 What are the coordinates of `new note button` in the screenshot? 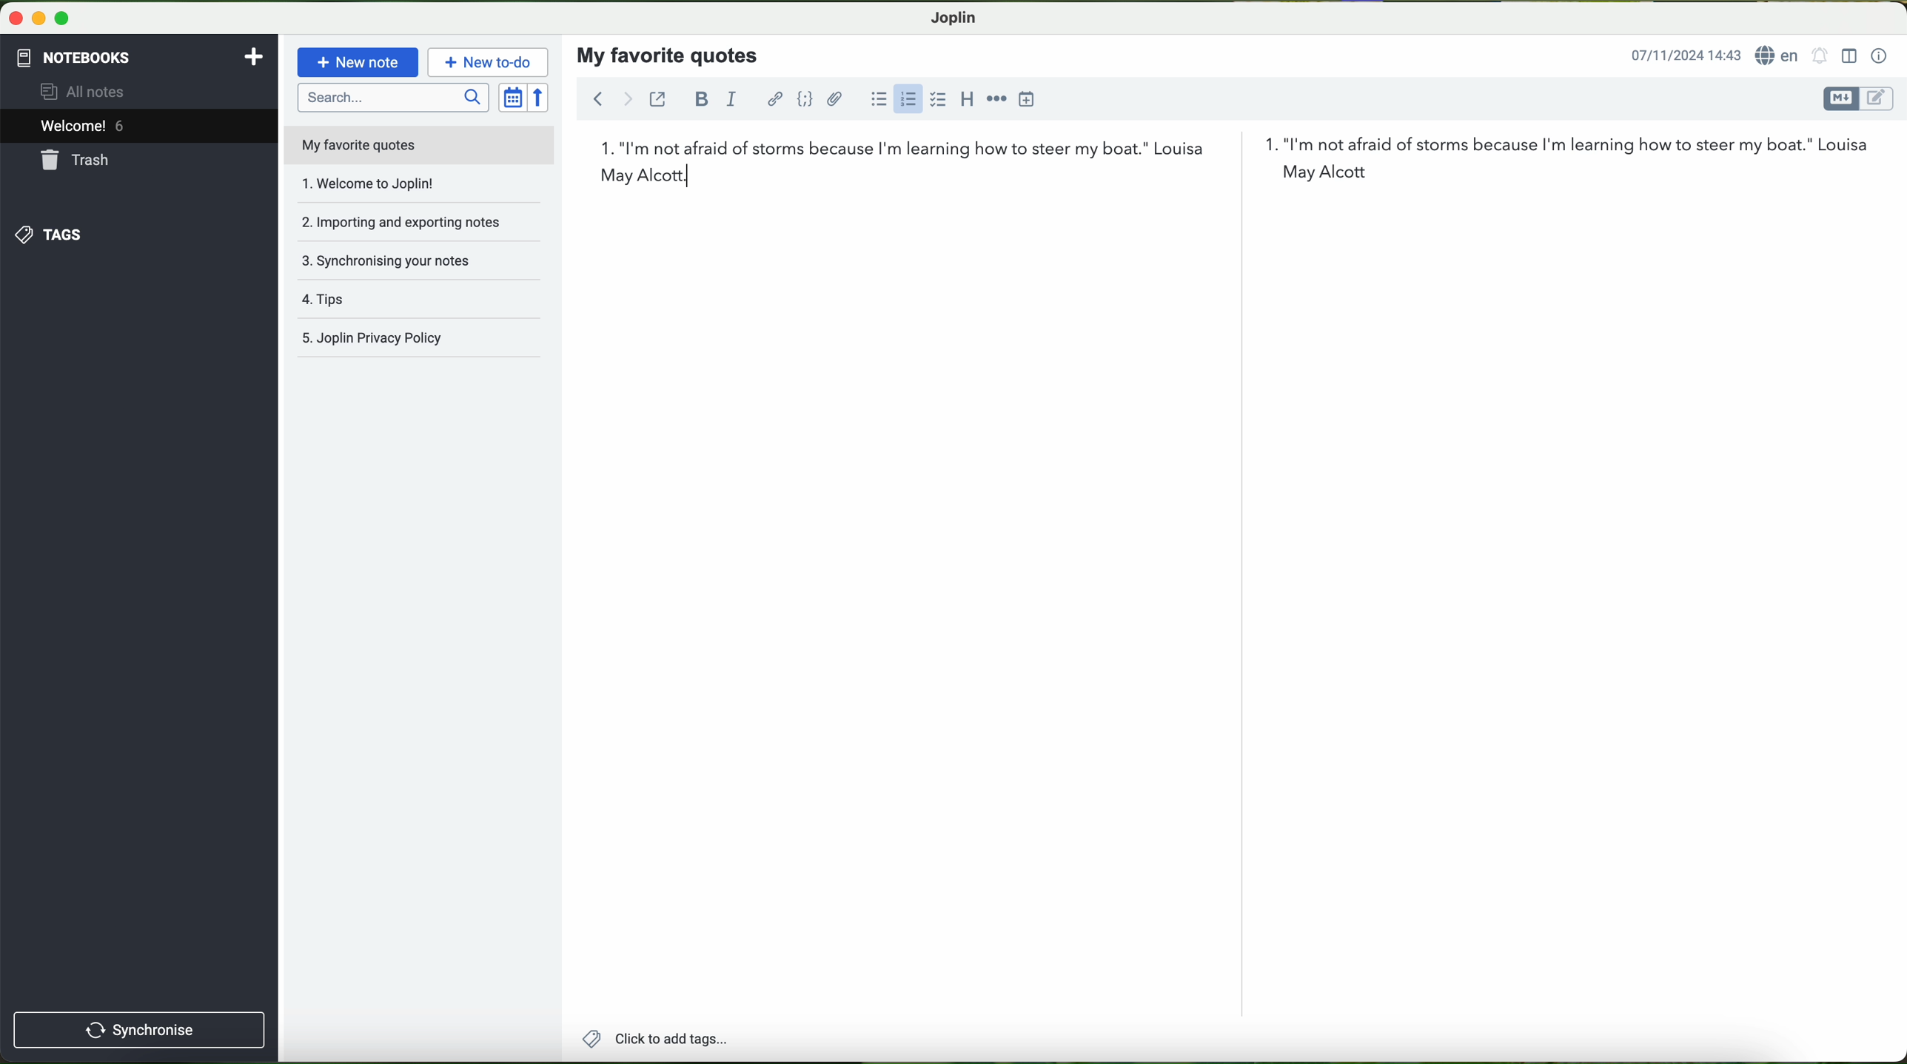 It's located at (358, 62).